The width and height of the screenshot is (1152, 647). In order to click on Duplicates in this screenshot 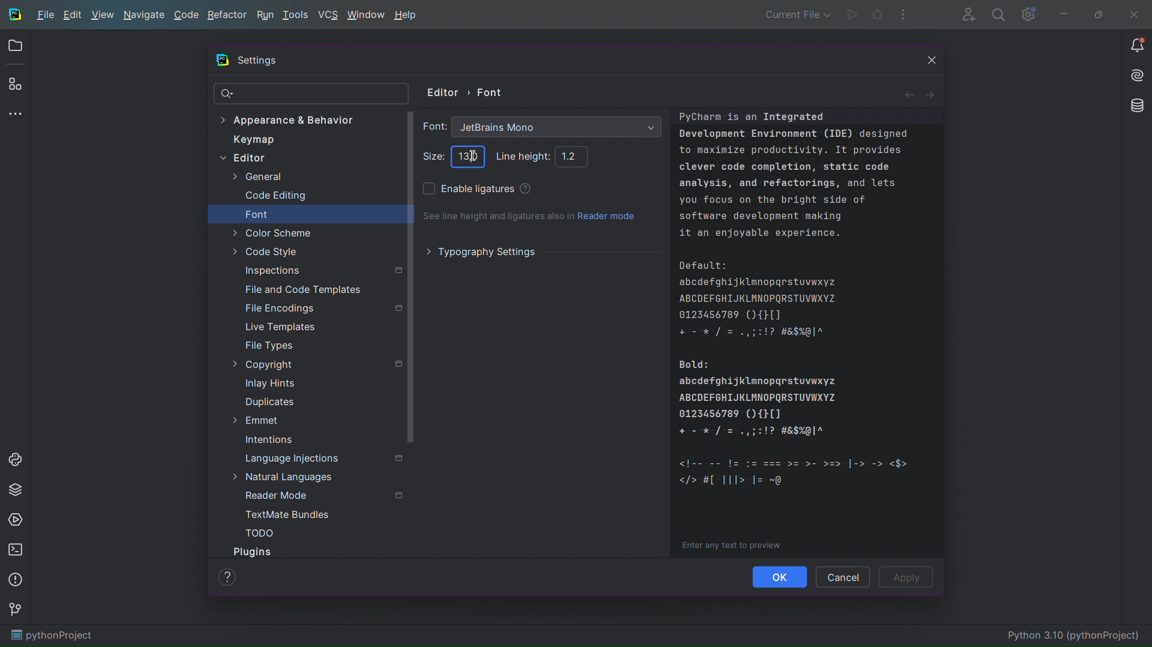, I will do `click(268, 402)`.